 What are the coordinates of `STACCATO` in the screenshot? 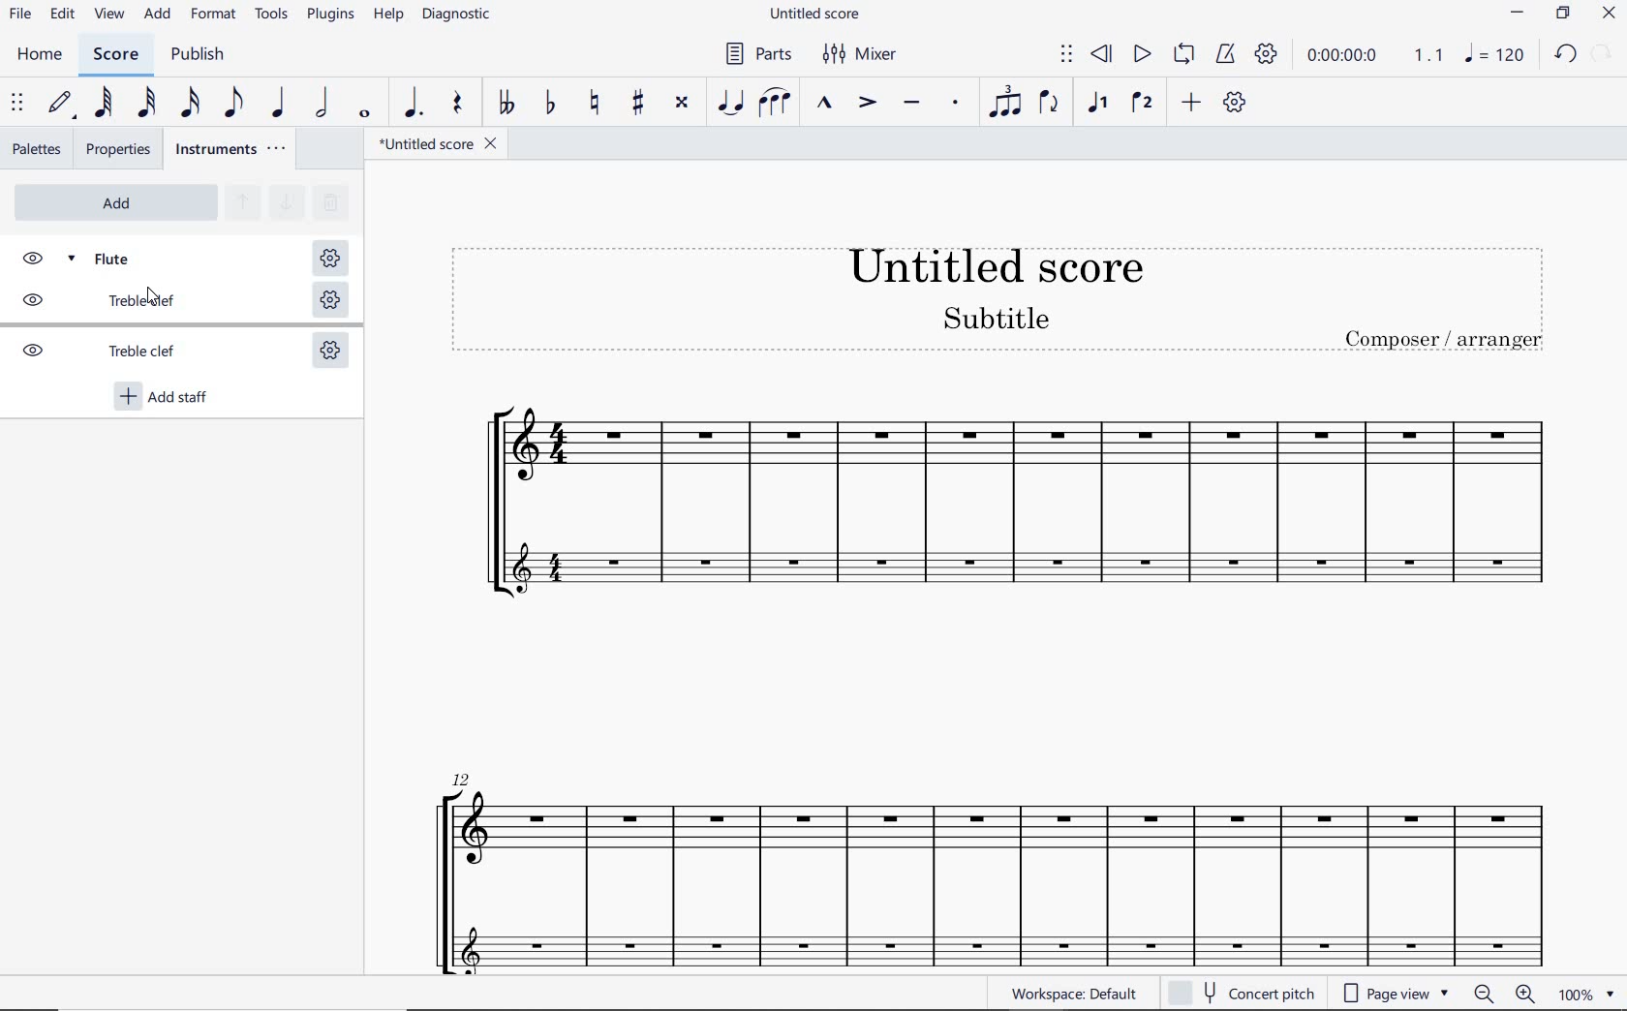 It's located at (953, 103).